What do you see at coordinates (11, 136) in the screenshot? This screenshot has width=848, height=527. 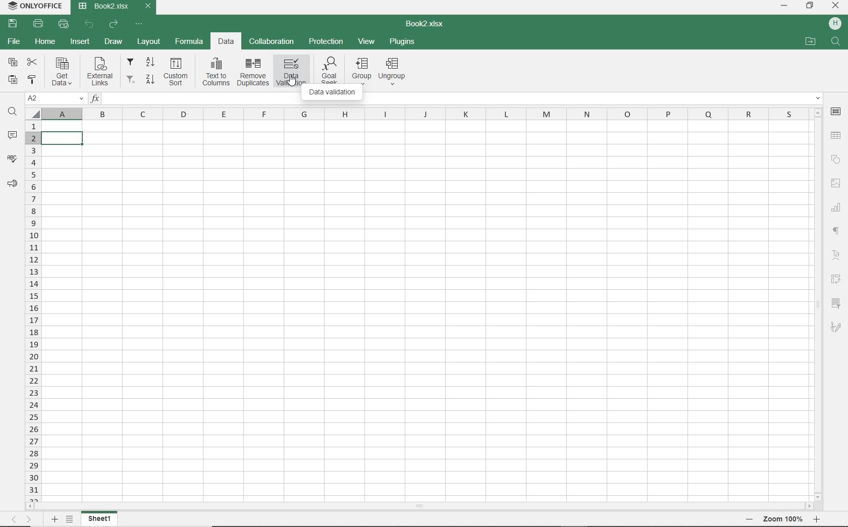 I see `COMMENTS` at bounding box center [11, 136].